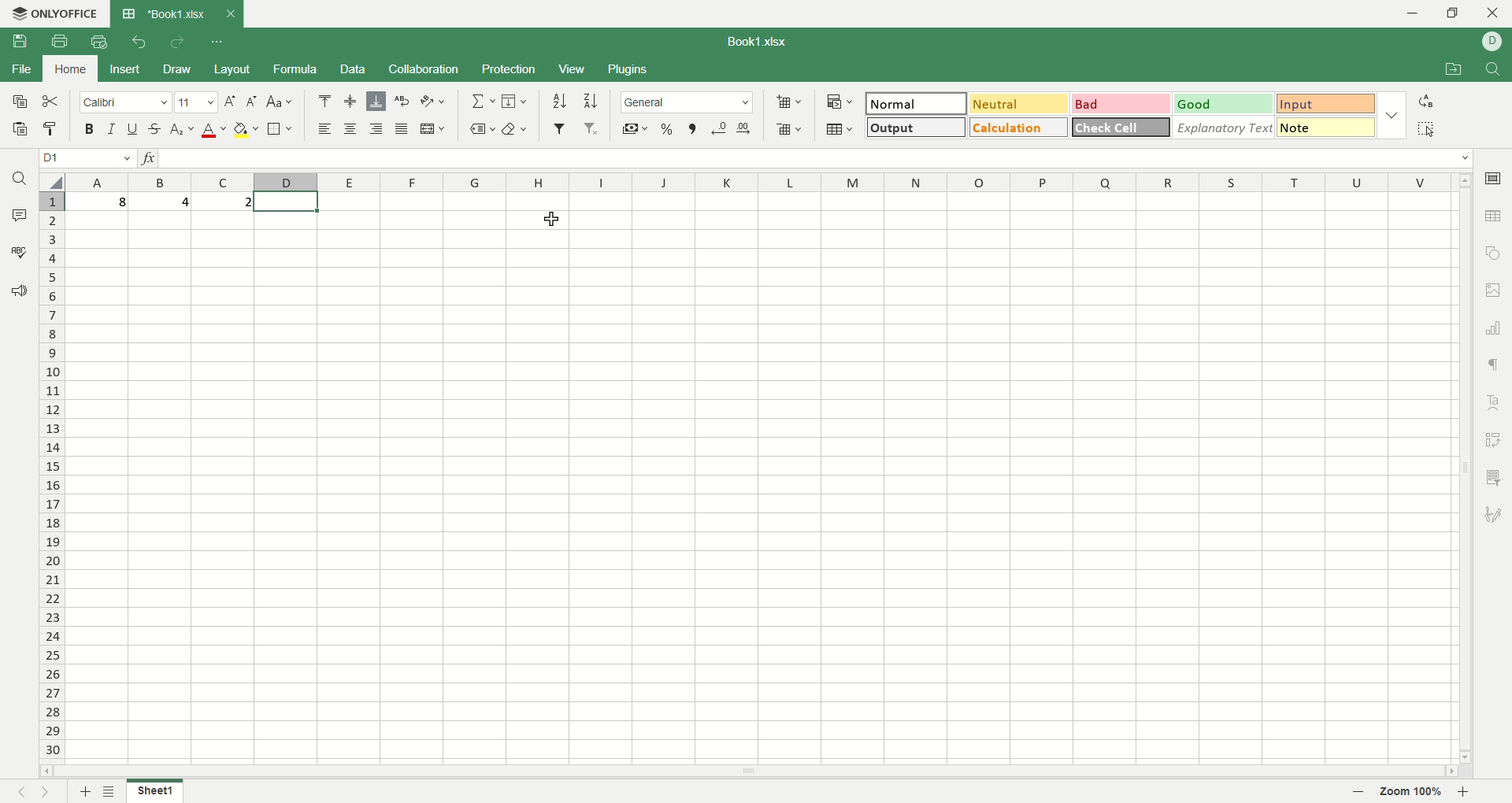 Image resolution: width=1512 pixels, height=803 pixels. Describe the element at coordinates (746, 773) in the screenshot. I see `scroll bar` at that location.